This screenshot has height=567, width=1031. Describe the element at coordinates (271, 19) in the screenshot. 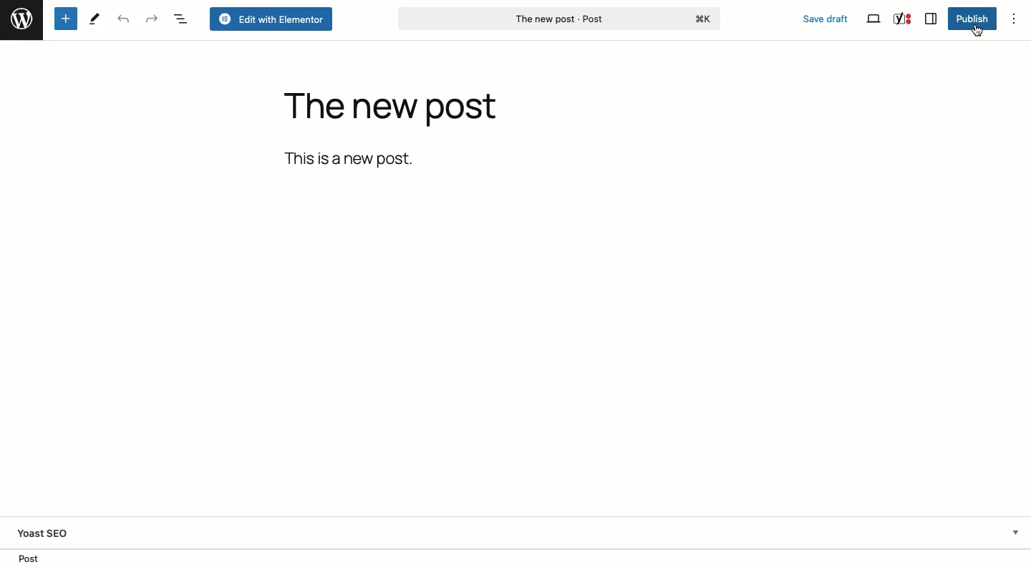

I see `Edit with elementor` at that location.